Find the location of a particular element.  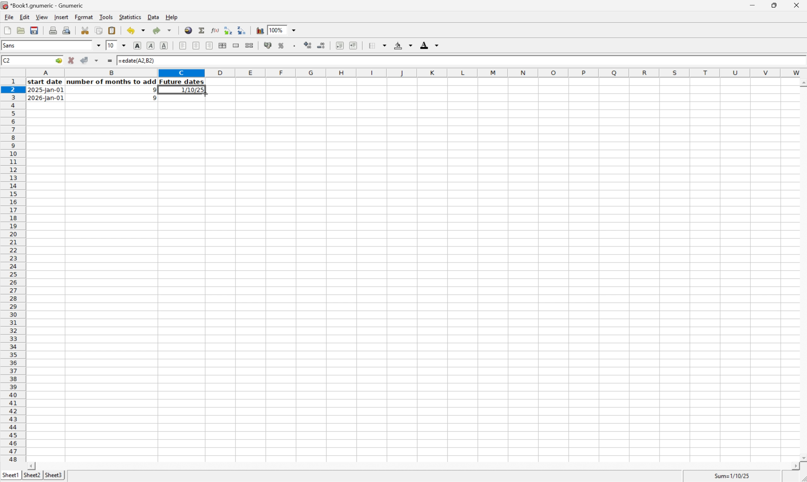

Sheet2 is located at coordinates (32, 475).